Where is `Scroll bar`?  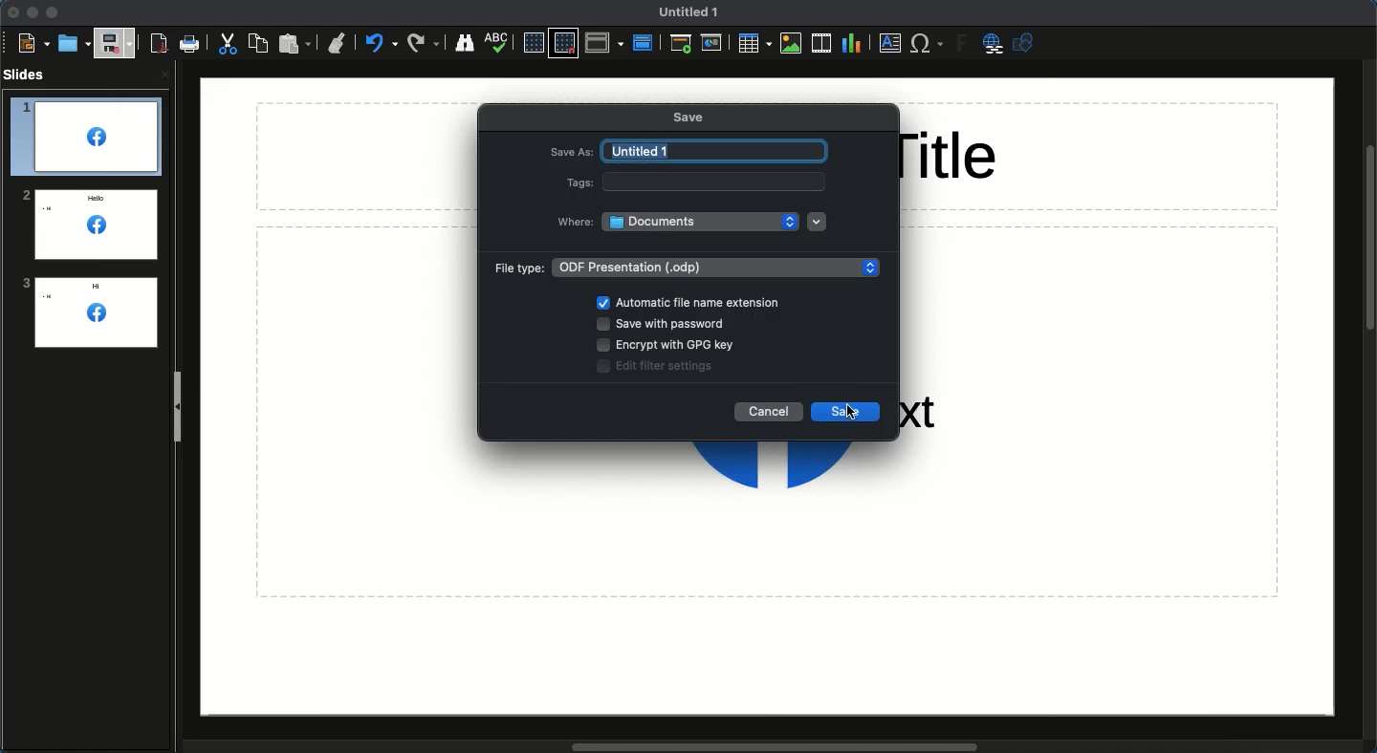 Scroll bar is located at coordinates (1368, 238).